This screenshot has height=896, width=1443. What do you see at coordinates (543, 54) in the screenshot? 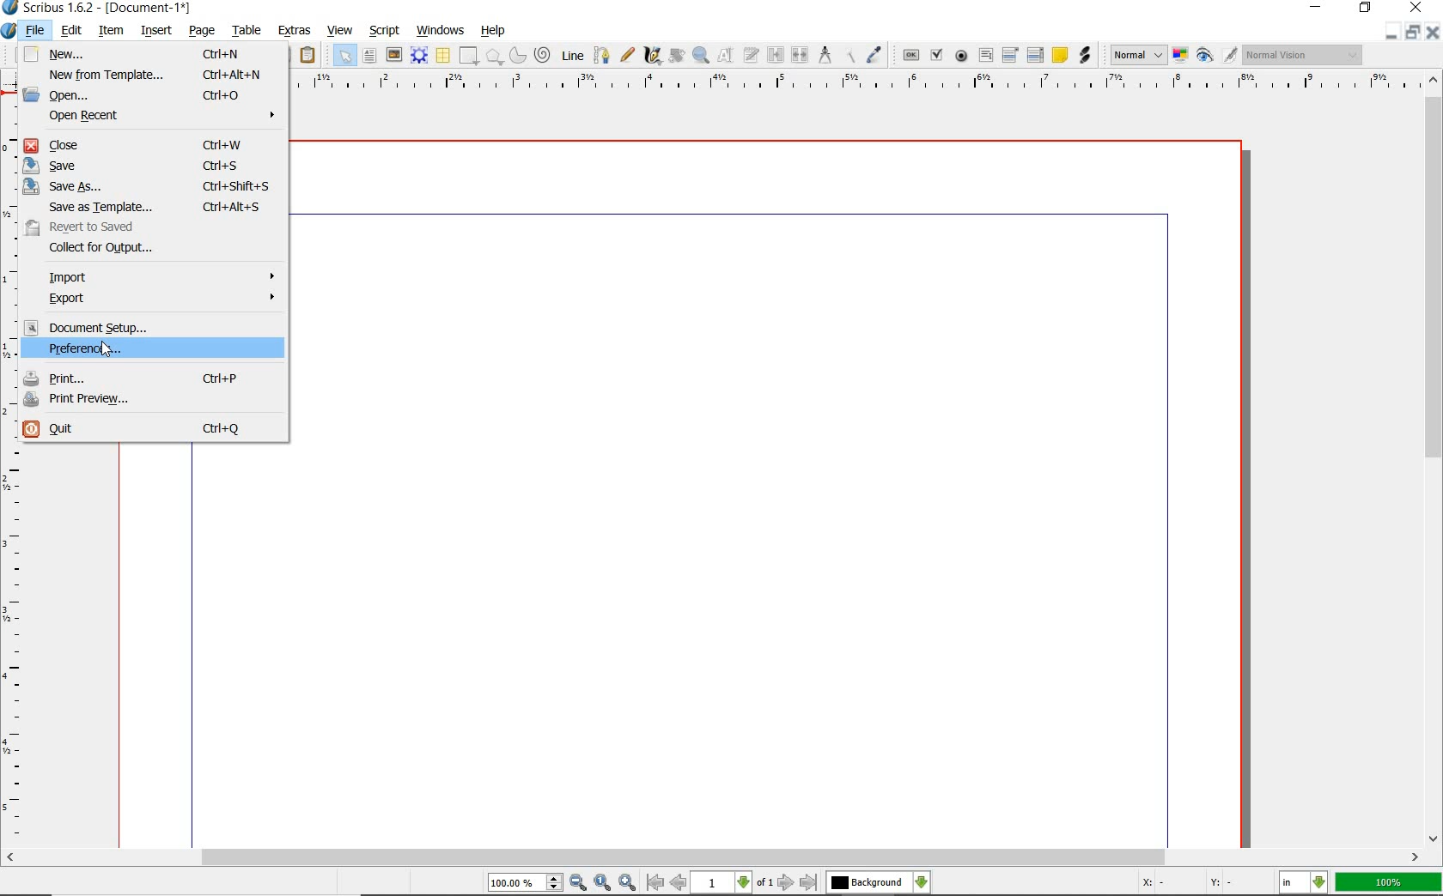
I see `spiral` at bounding box center [543, 54].